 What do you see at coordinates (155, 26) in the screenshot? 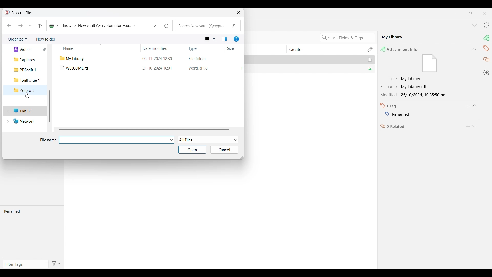
I see `Previous locations` at bounding box center [155, 26].